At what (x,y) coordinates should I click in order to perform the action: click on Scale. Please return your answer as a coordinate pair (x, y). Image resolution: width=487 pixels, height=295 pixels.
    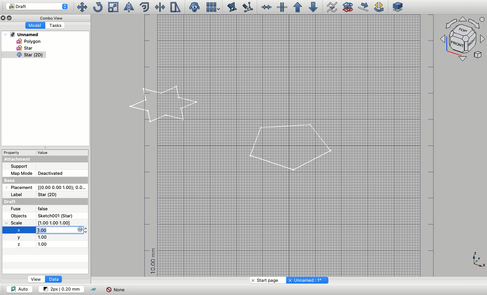
    Looking at the image, I should click on (114, 7).